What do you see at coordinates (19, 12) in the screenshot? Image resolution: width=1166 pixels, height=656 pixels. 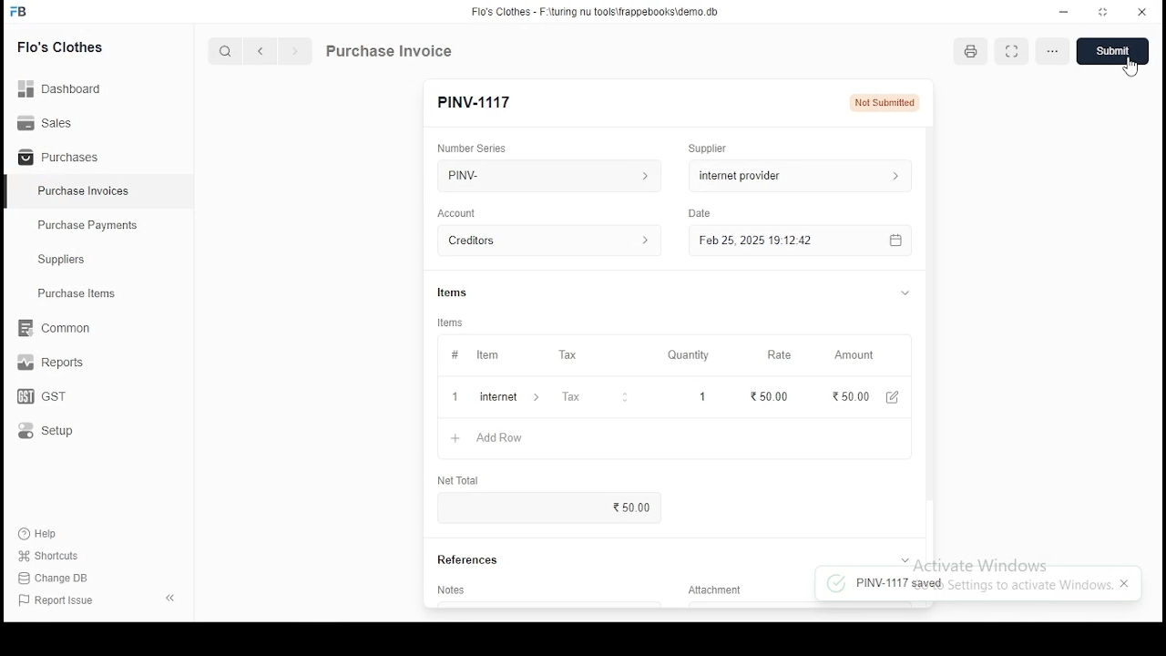 I see `icon` at bounding box center [19, 12].